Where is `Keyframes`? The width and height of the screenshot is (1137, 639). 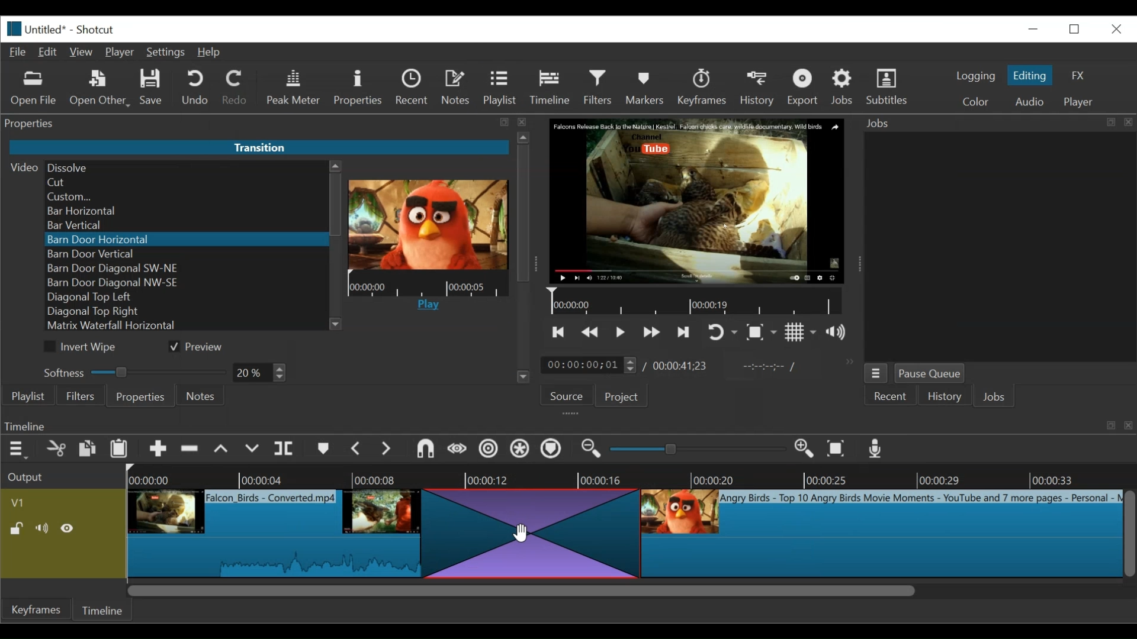 Keyframes is located at coordinates (702, 88).